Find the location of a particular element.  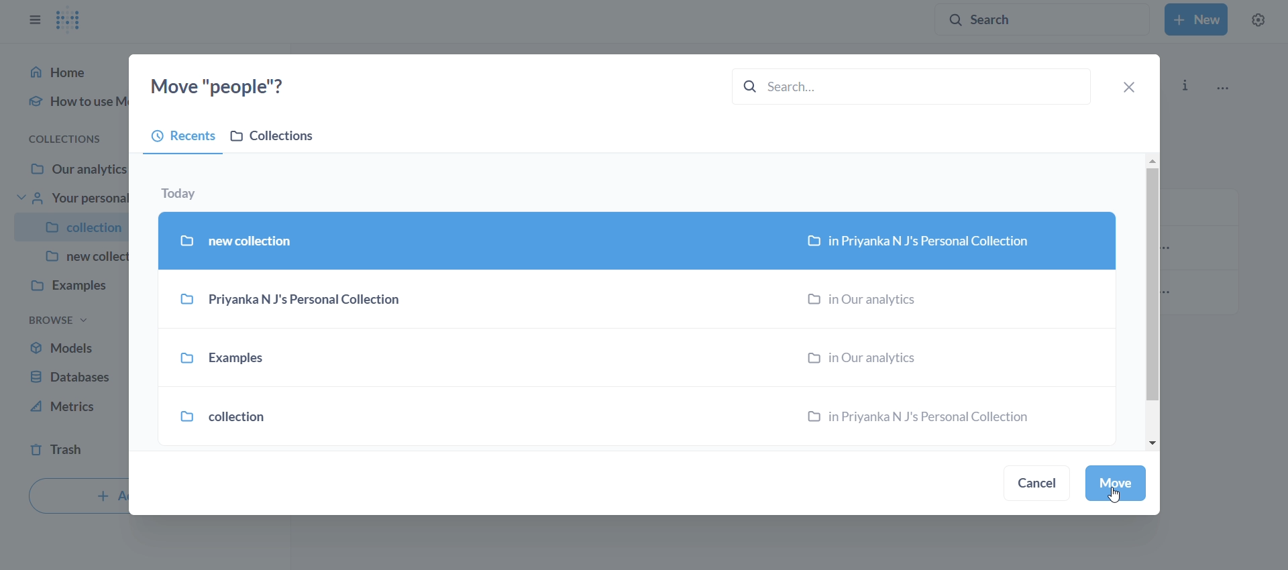

New is located at coordinates (1197, 18).